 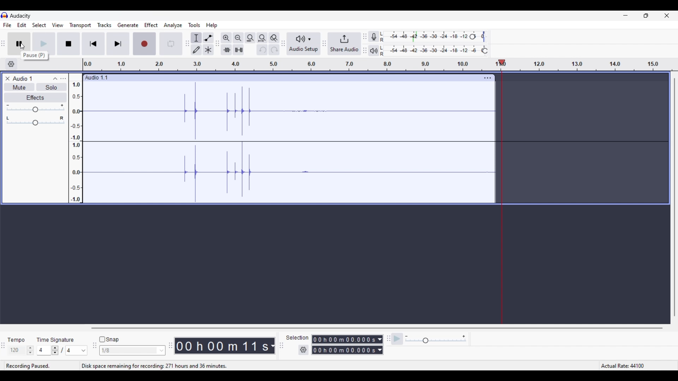 I want to click on Zoom in, so click(x=226, y=38).